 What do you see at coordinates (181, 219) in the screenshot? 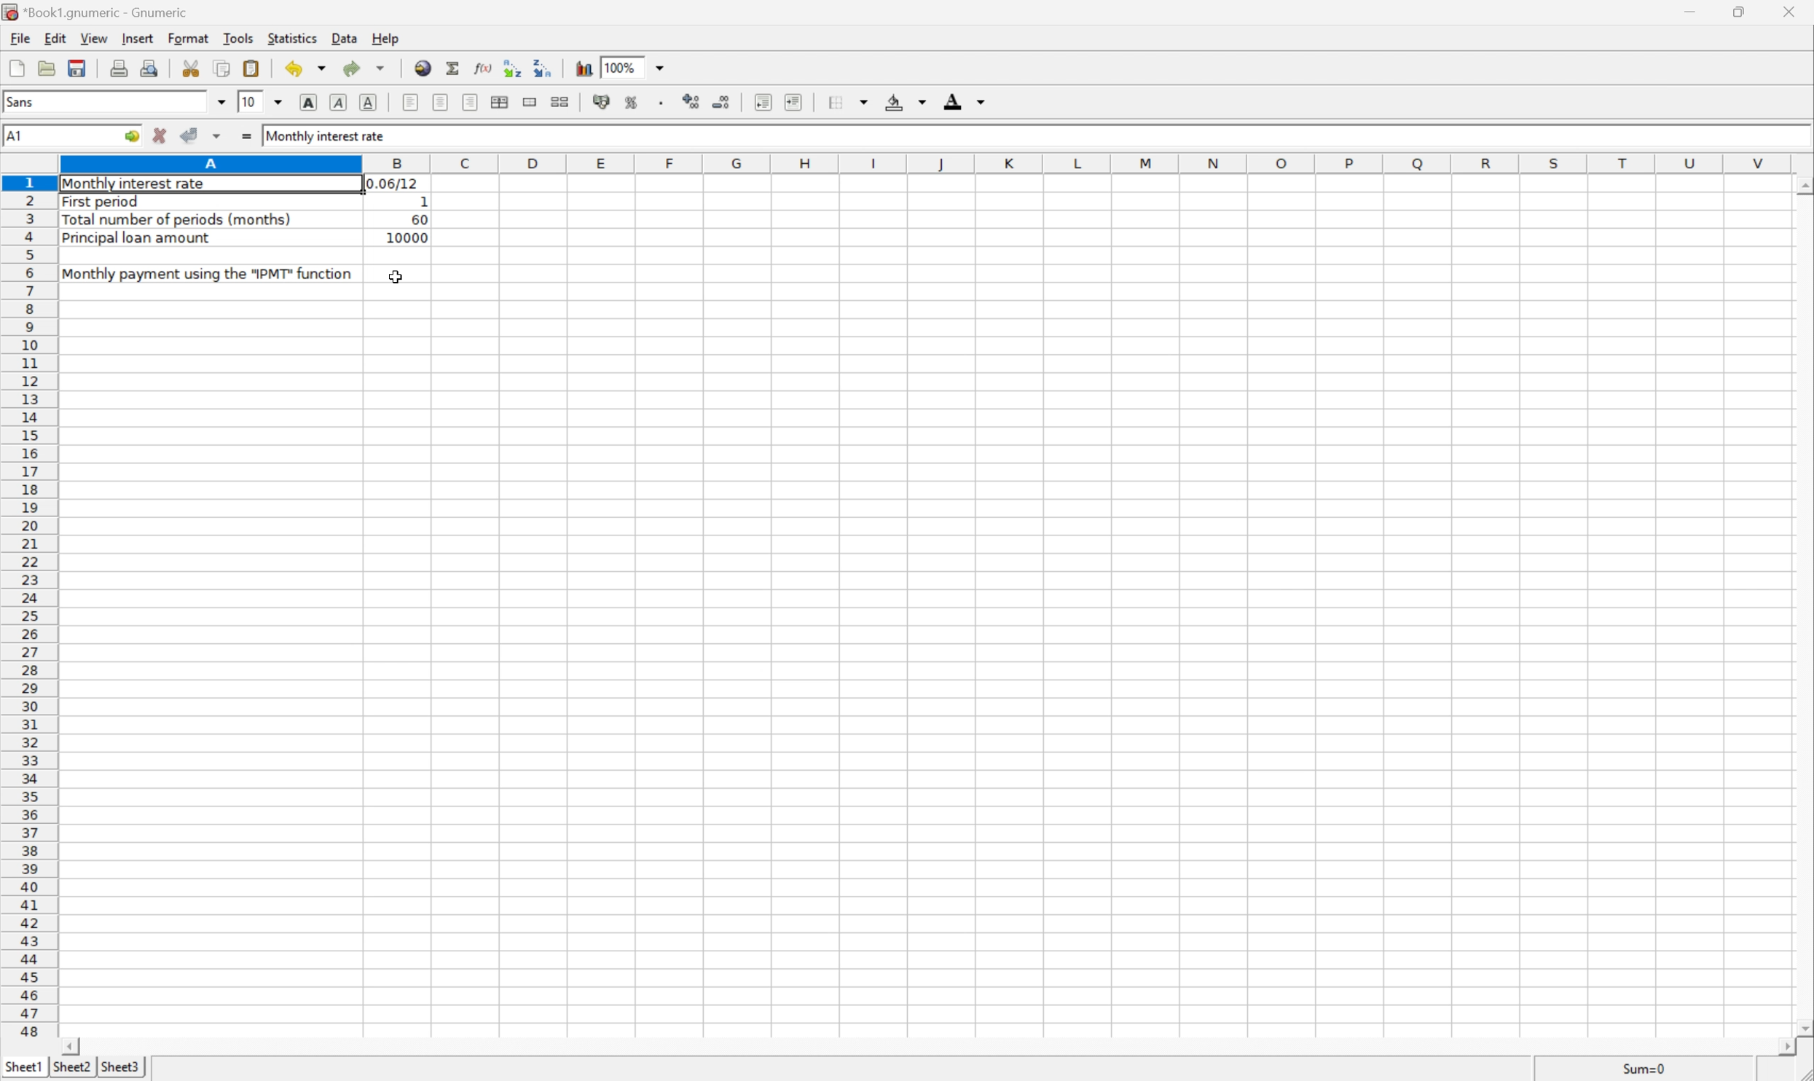
I see `Total number of periods (months)` at bounding box center [181, 219].